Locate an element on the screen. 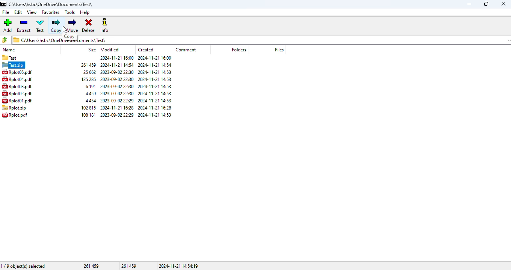 The image size is (511, 270). file name is located at coordinates (17, 79).